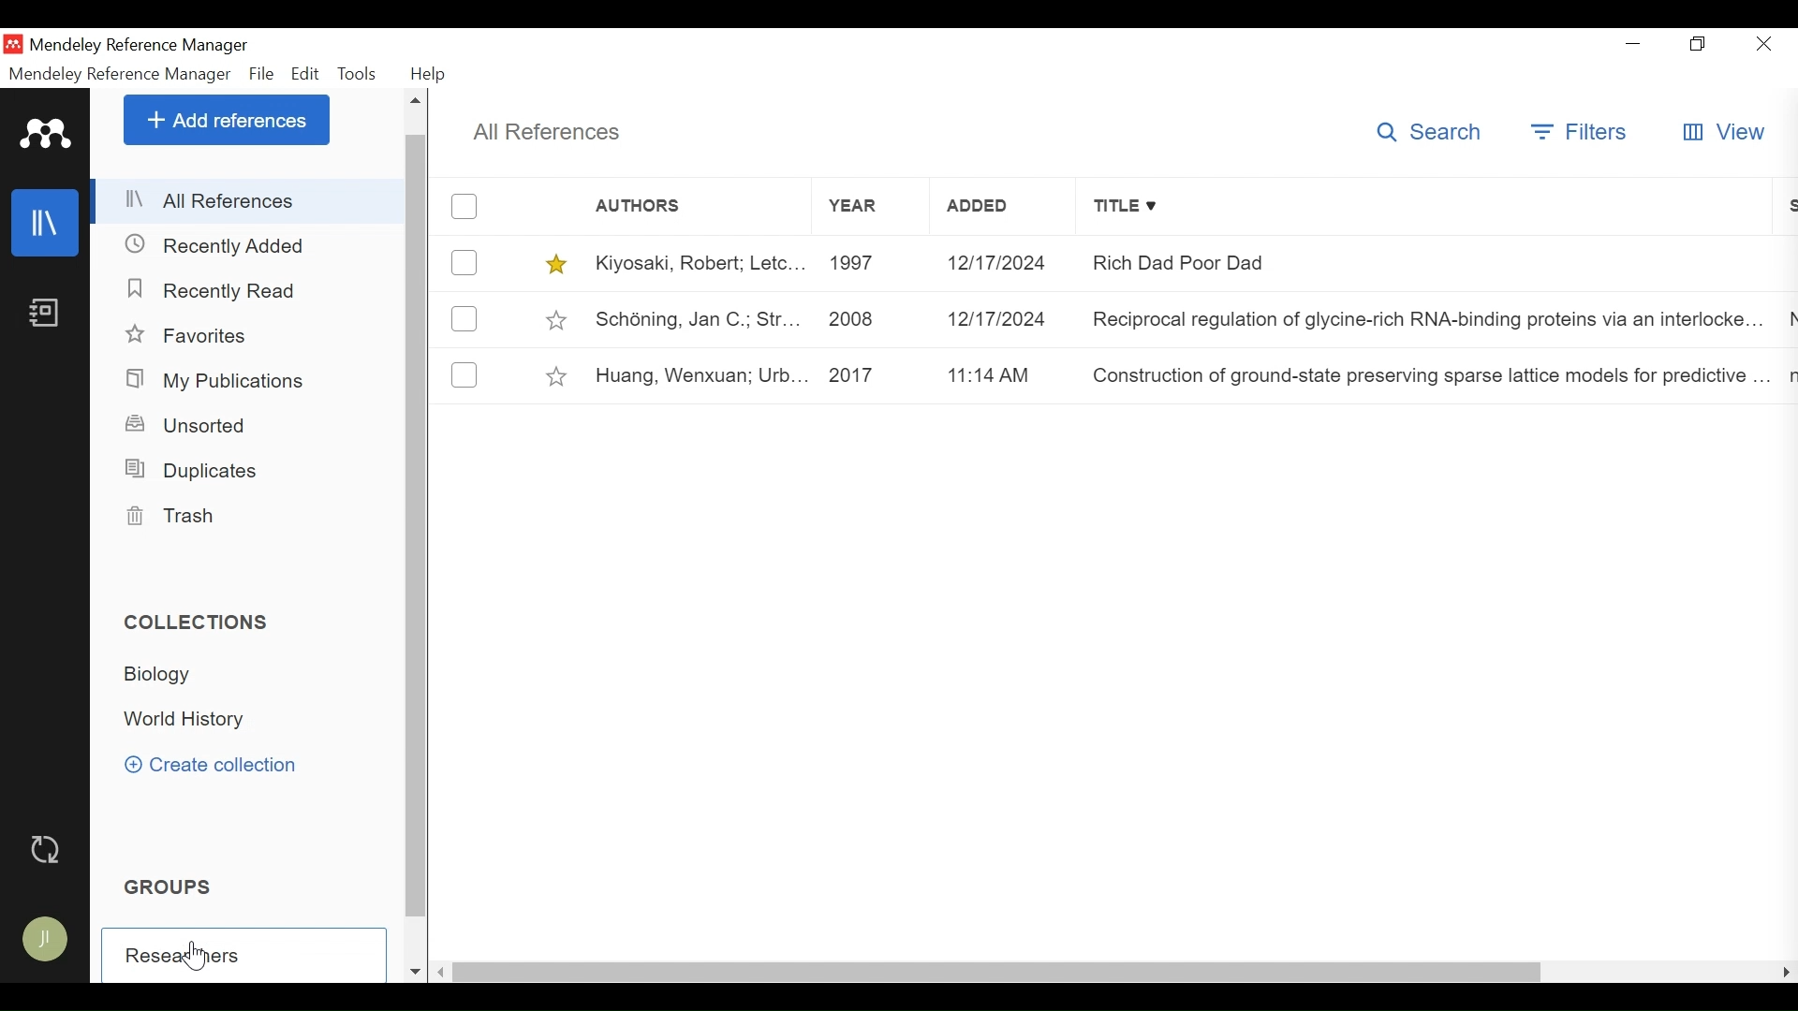 The height and width of the screenshot is (1011, 1798). What do you see at coordinates (431, 74) in the screenshot?
I see `Help` at bounding box center [431, 74].